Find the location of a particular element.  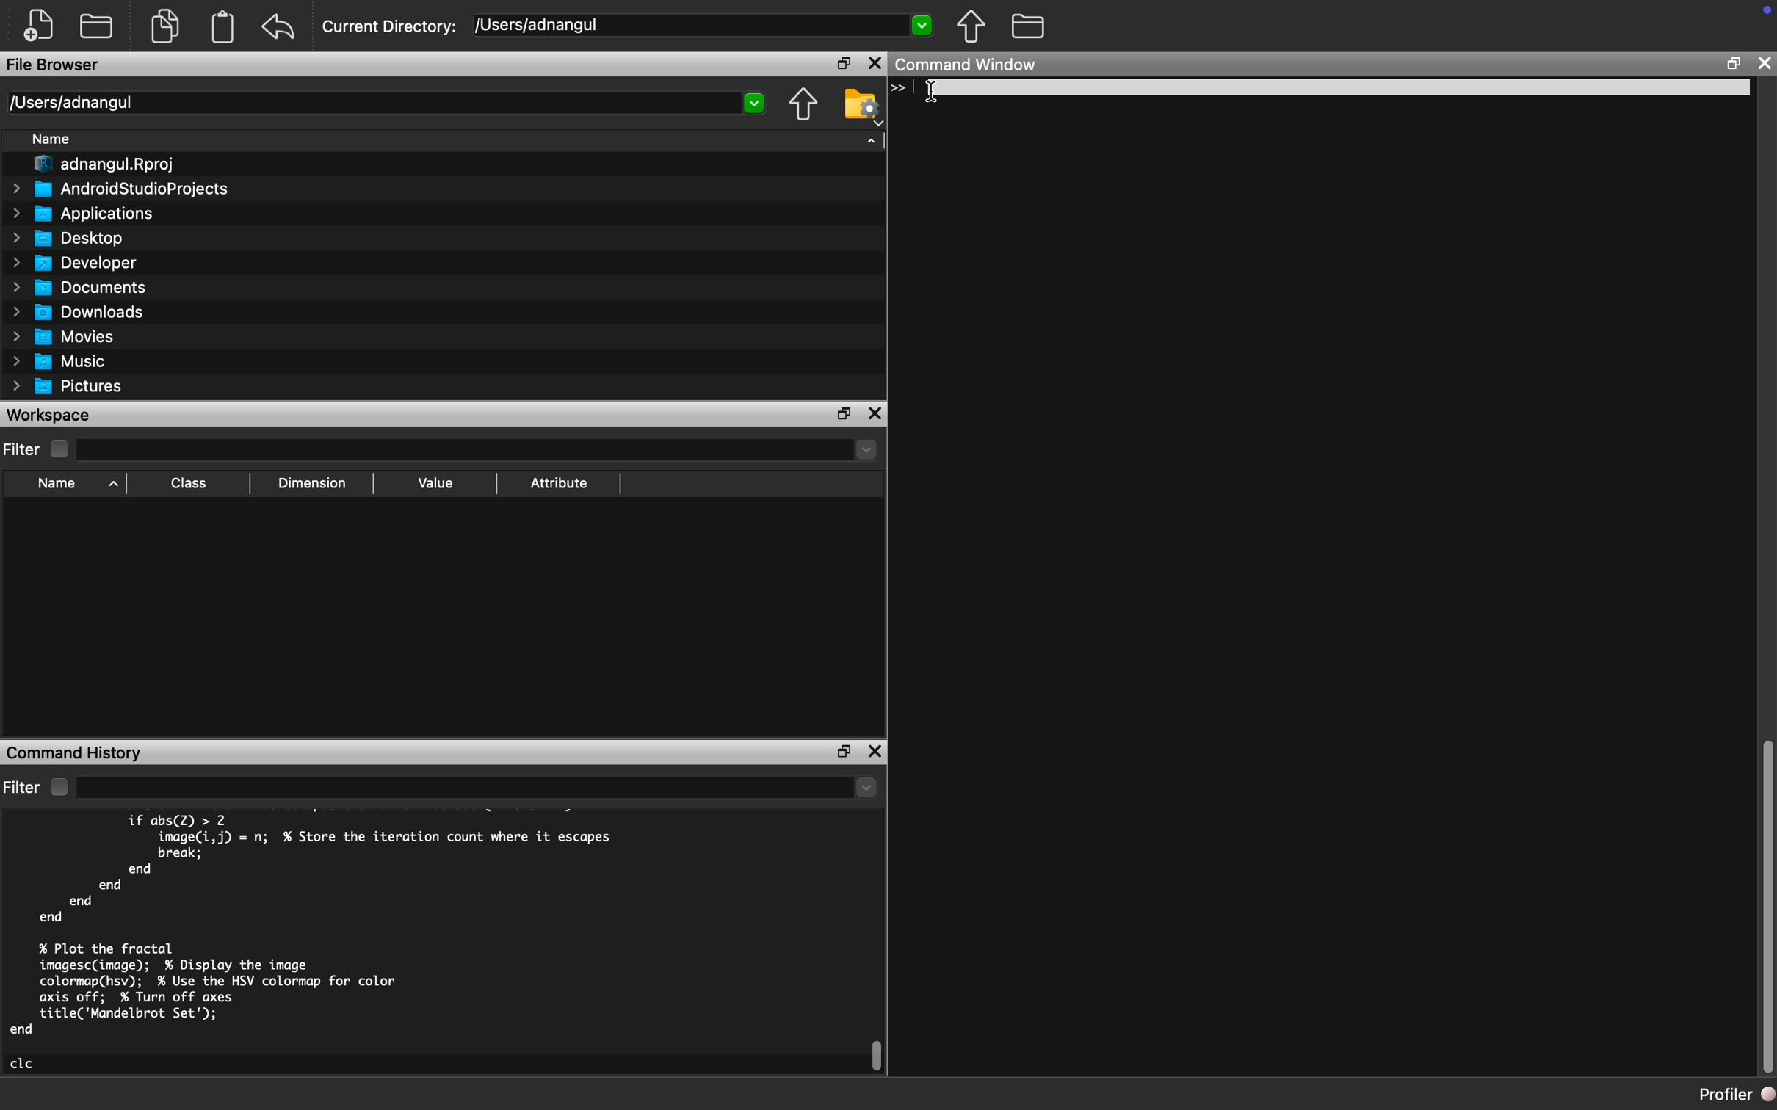

Name is located at coordinates (57, 484).